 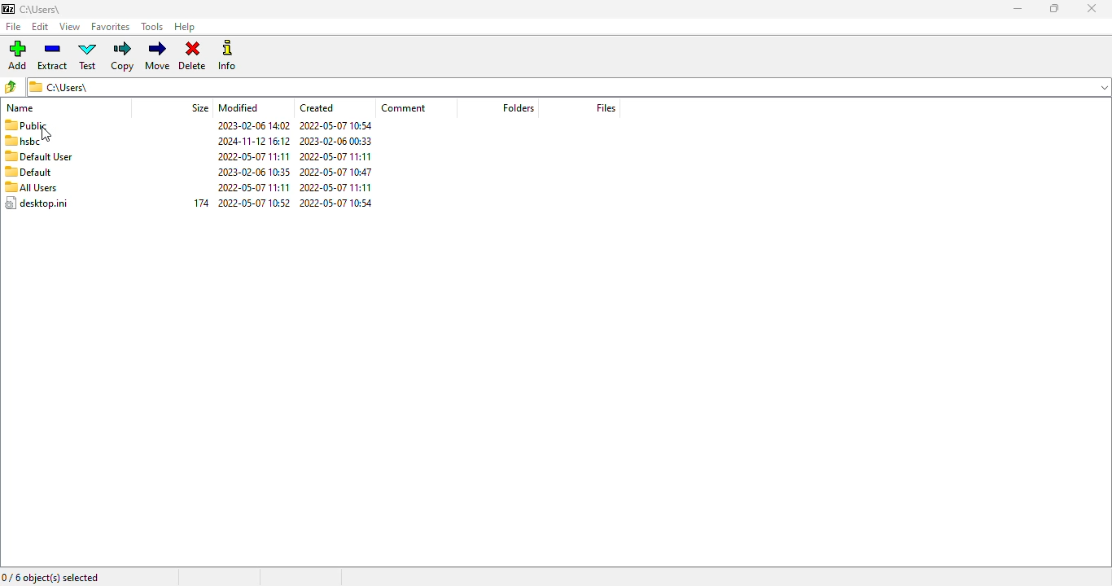 I want to click on c:\users\, so click(x=52, y=11).